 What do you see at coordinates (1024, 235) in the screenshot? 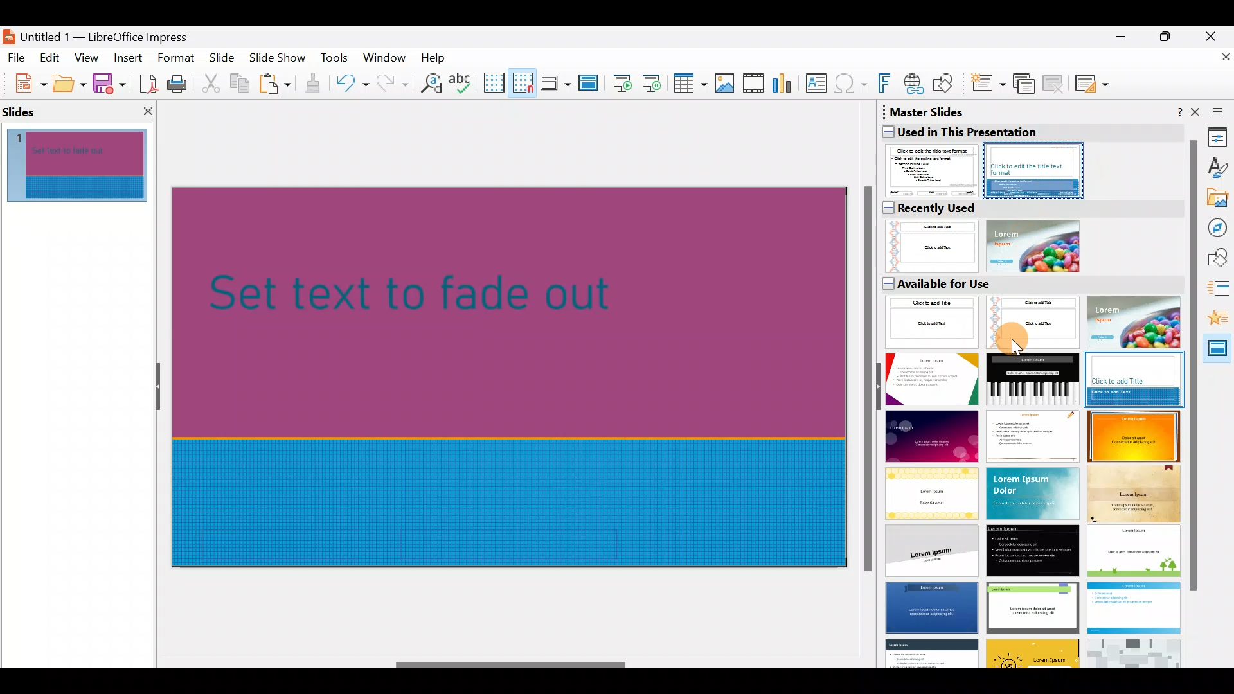
I see `Recently used` at bounding box center [1024, 235].